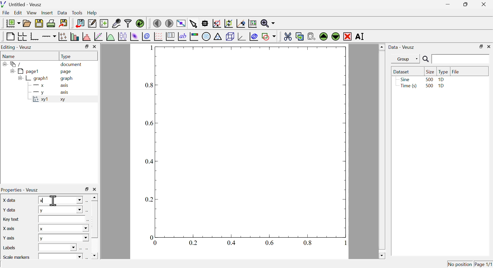  I want to click on x axis, so click(9, 228).